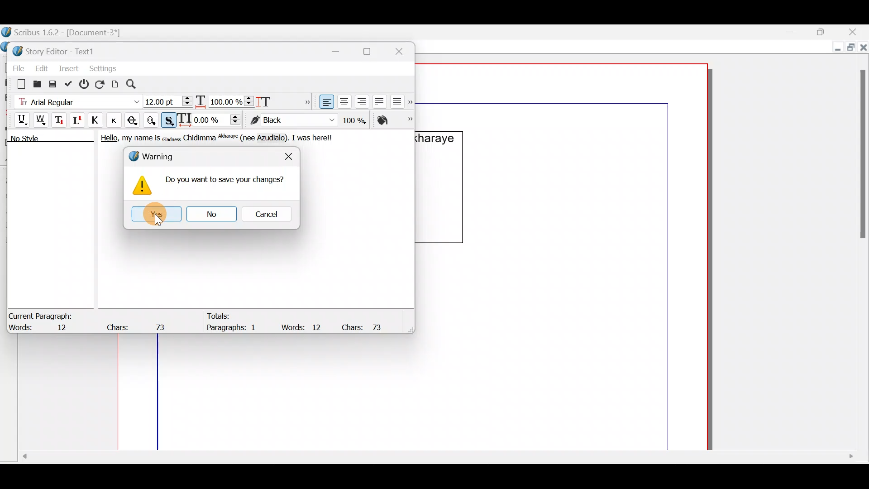 Image resolution: width=869 pixels, height=489 pixels. I want to click on File, so click(16, 67).